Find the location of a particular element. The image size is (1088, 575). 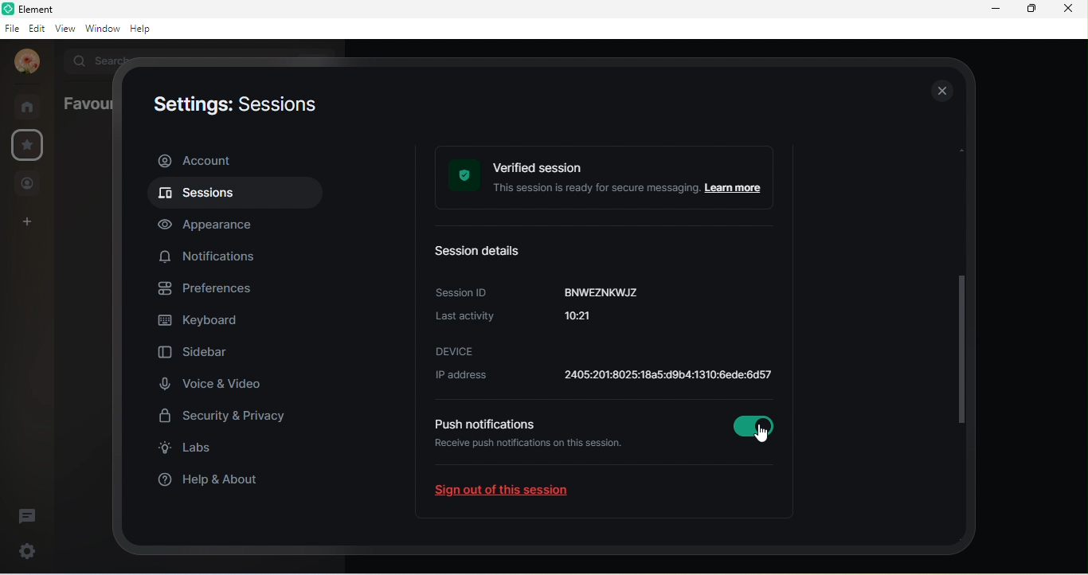

element logo is located at coordinates (8, 9).